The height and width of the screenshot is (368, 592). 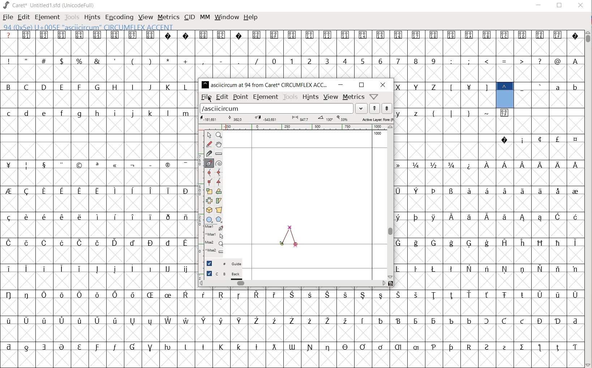 I want to click on window/help, so click(x=373, y=96).